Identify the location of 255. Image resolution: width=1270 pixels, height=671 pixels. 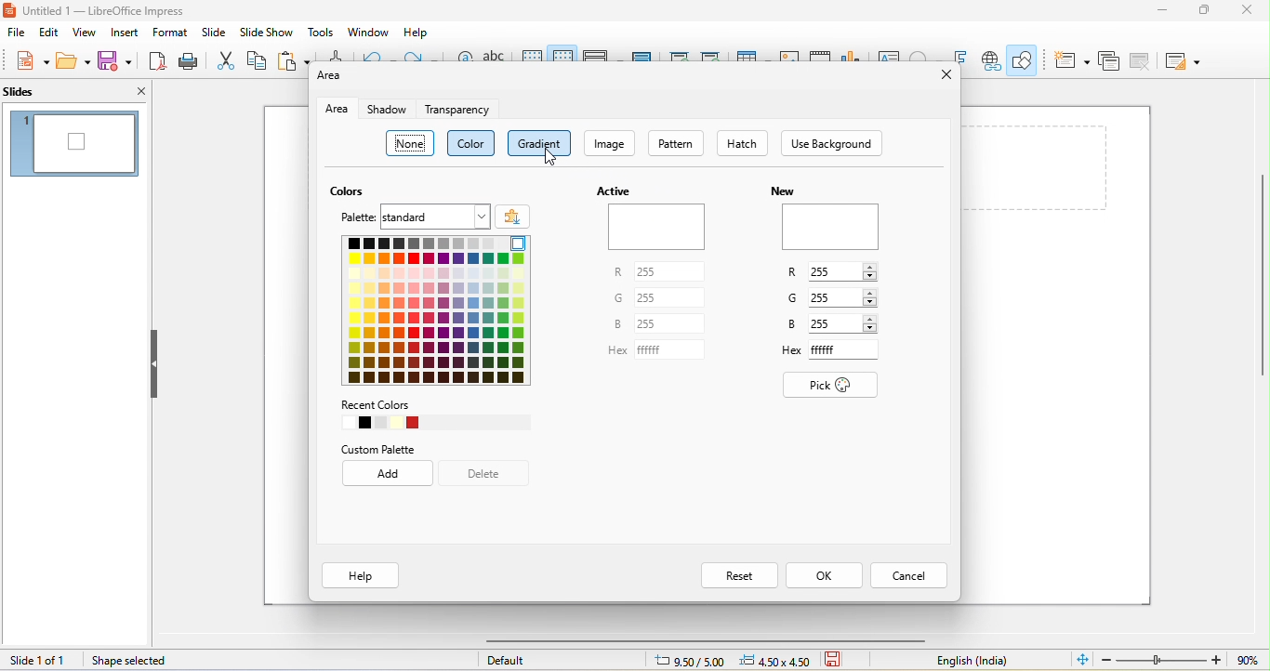
(836, 298).